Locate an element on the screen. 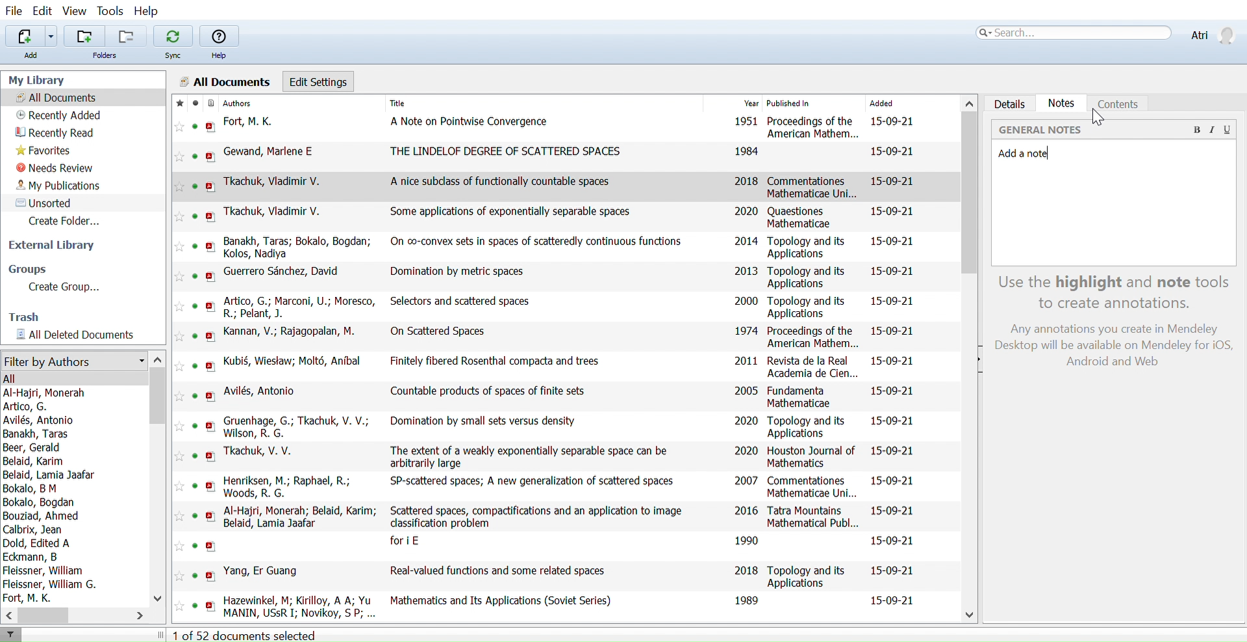 This screenshot has width=1247, height=642. All Documents is located at coordinates (223, 81).